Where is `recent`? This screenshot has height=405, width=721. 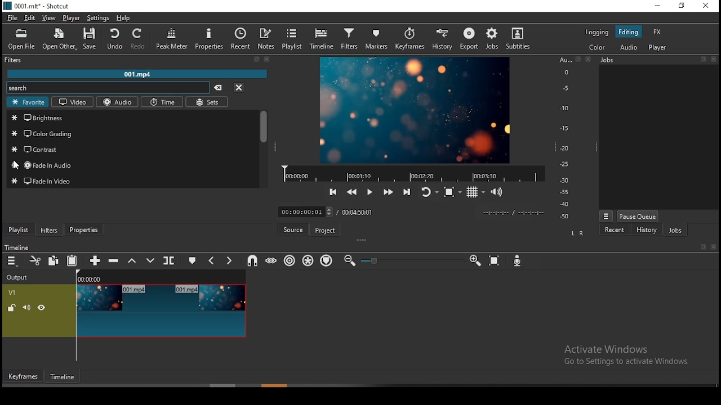 recent is located at coordinates (241, 38).